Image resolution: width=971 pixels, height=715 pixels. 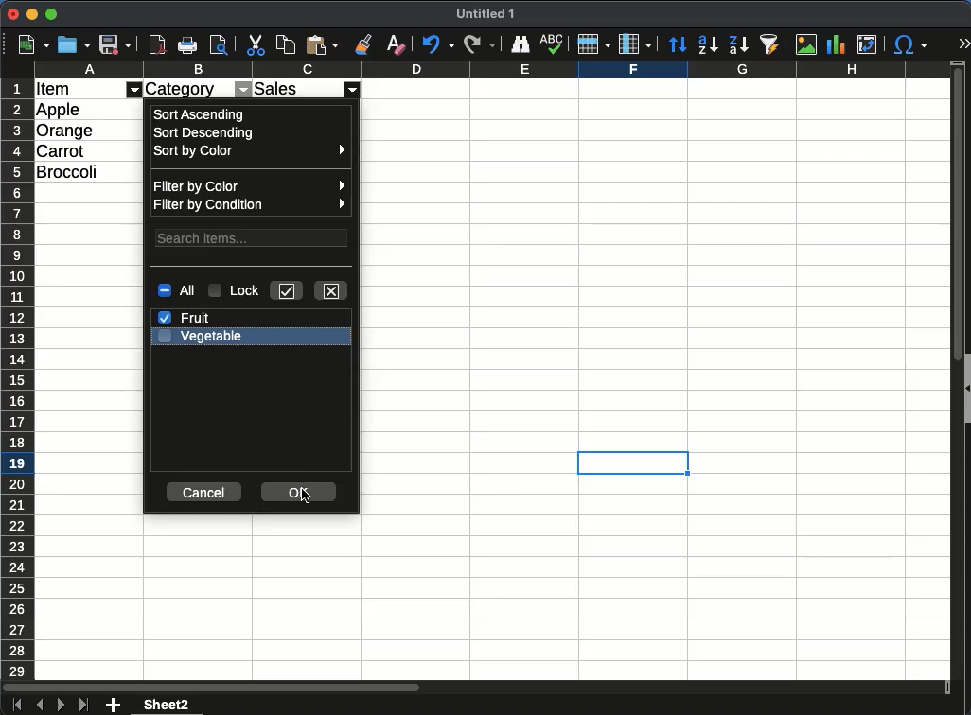 I want to click on spelling, so click(x=553, y=44).